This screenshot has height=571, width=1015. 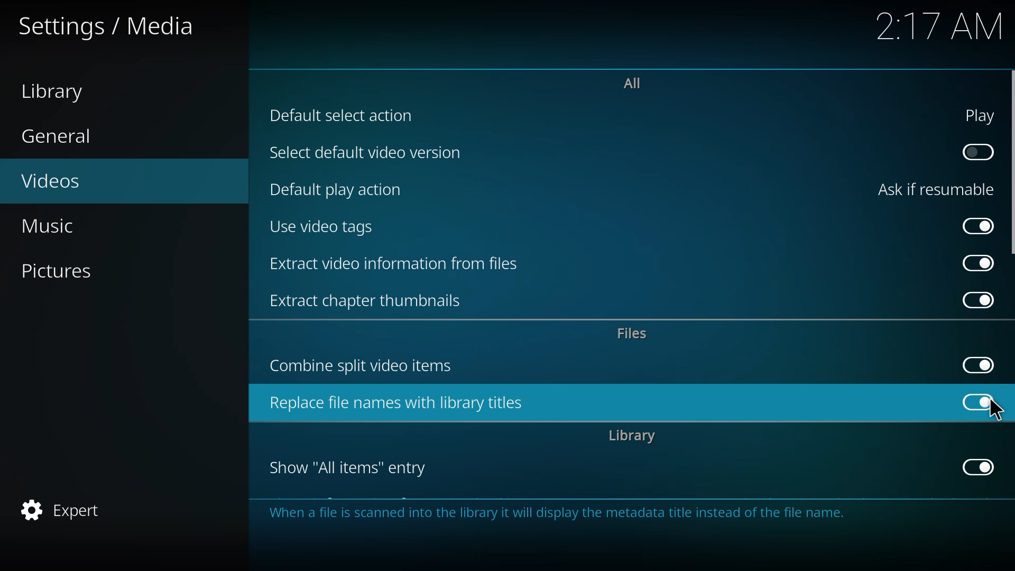 What do you see at coordinates (337, 190) in the screenshot?
I see `default play action` at bounding box center [337, 190].